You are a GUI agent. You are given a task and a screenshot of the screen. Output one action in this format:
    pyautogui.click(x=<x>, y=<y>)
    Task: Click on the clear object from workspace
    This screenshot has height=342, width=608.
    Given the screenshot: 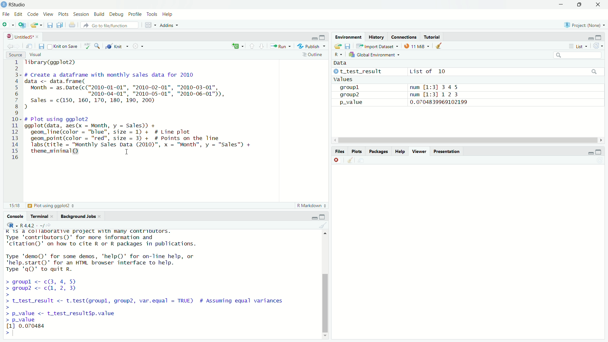 What is the action you would take?
    pyautogui.click(x=440, y=45)
    